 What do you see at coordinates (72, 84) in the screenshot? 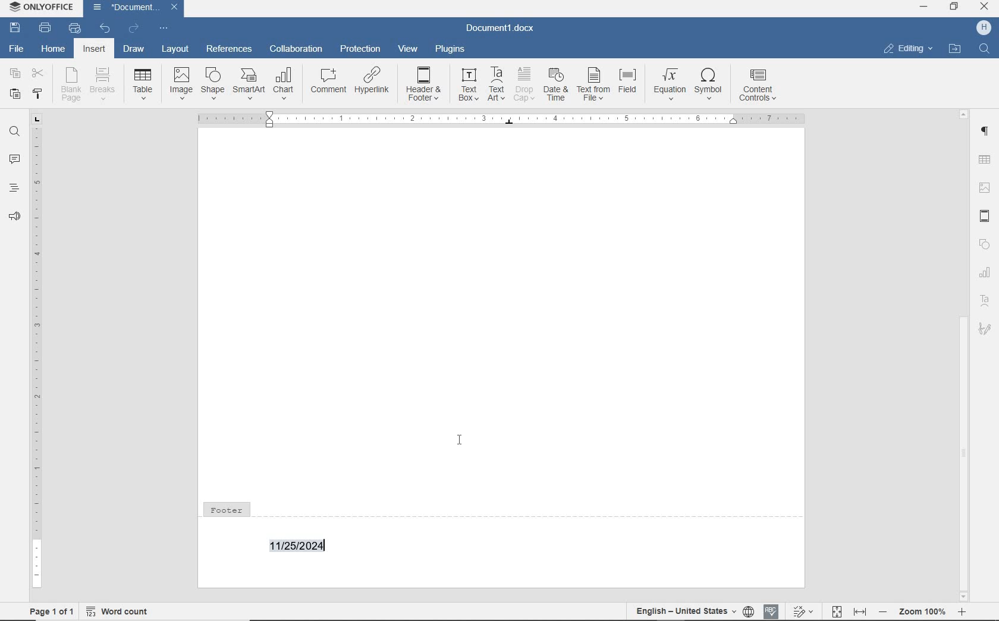
I see `blank page` at bounding box center [72, 84].